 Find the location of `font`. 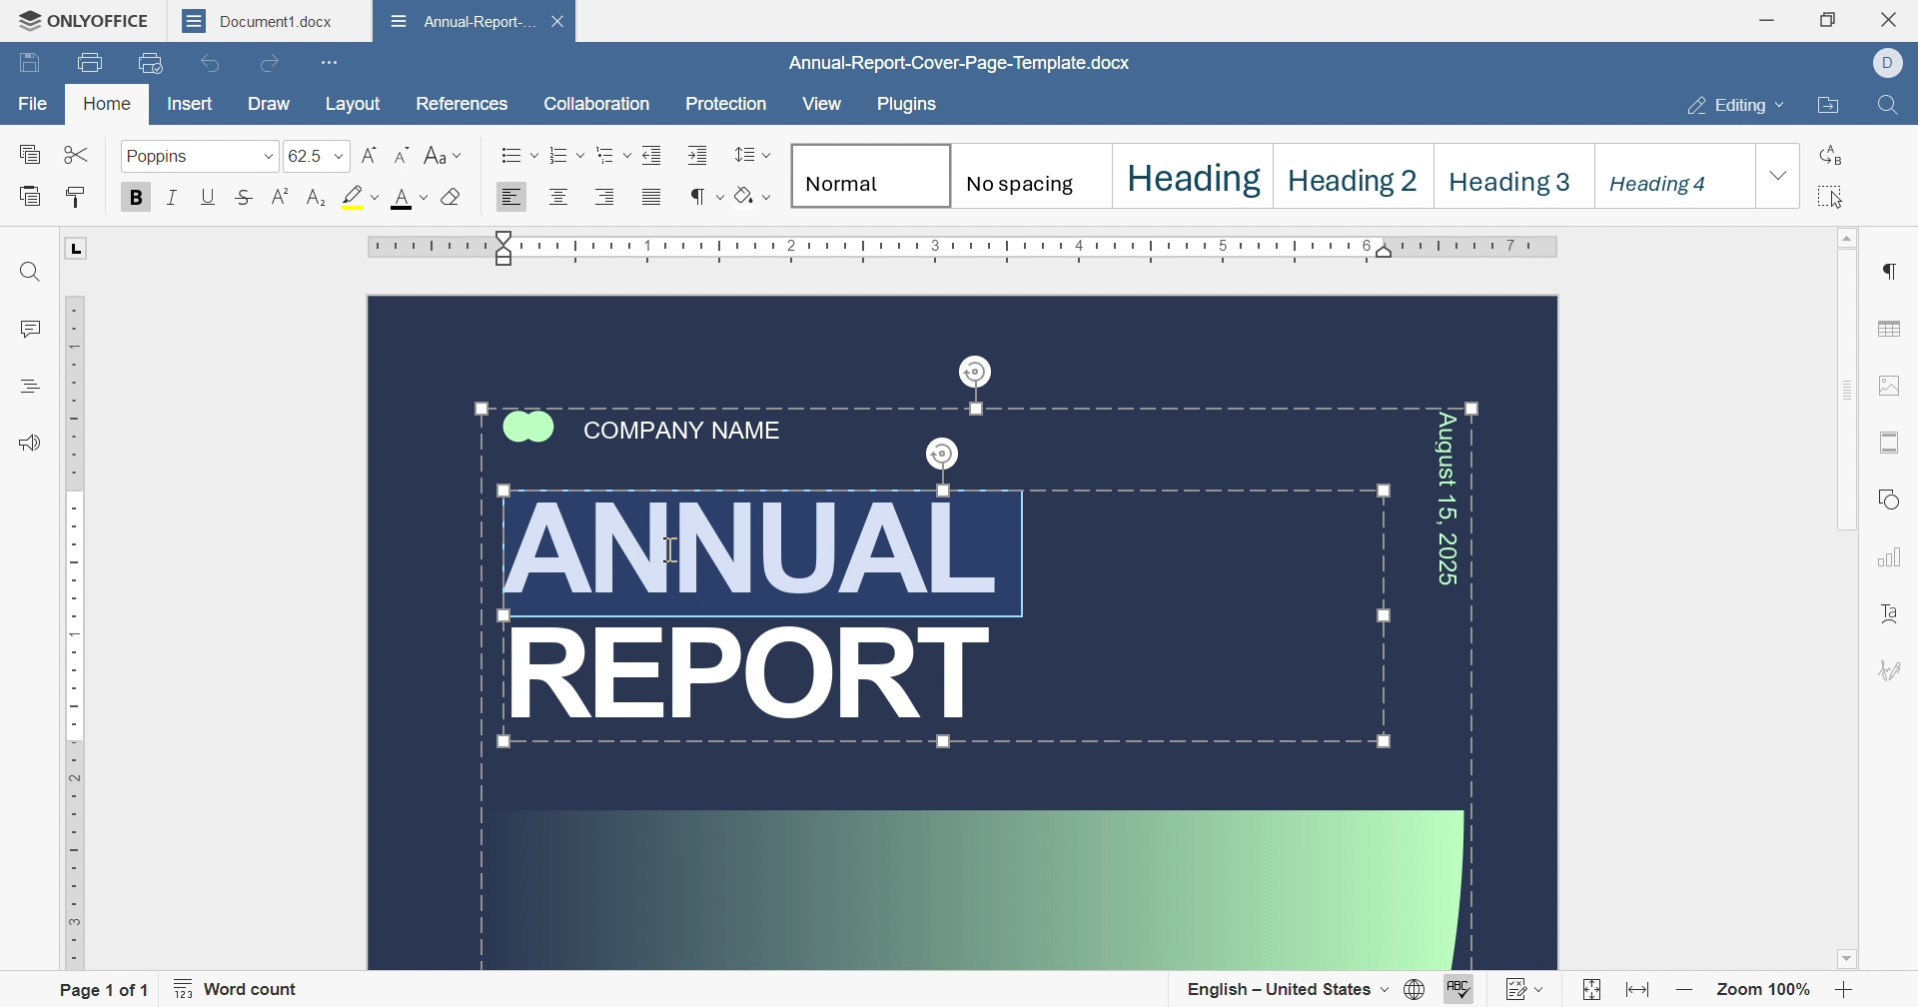

font is located at coordinates (411, 198).